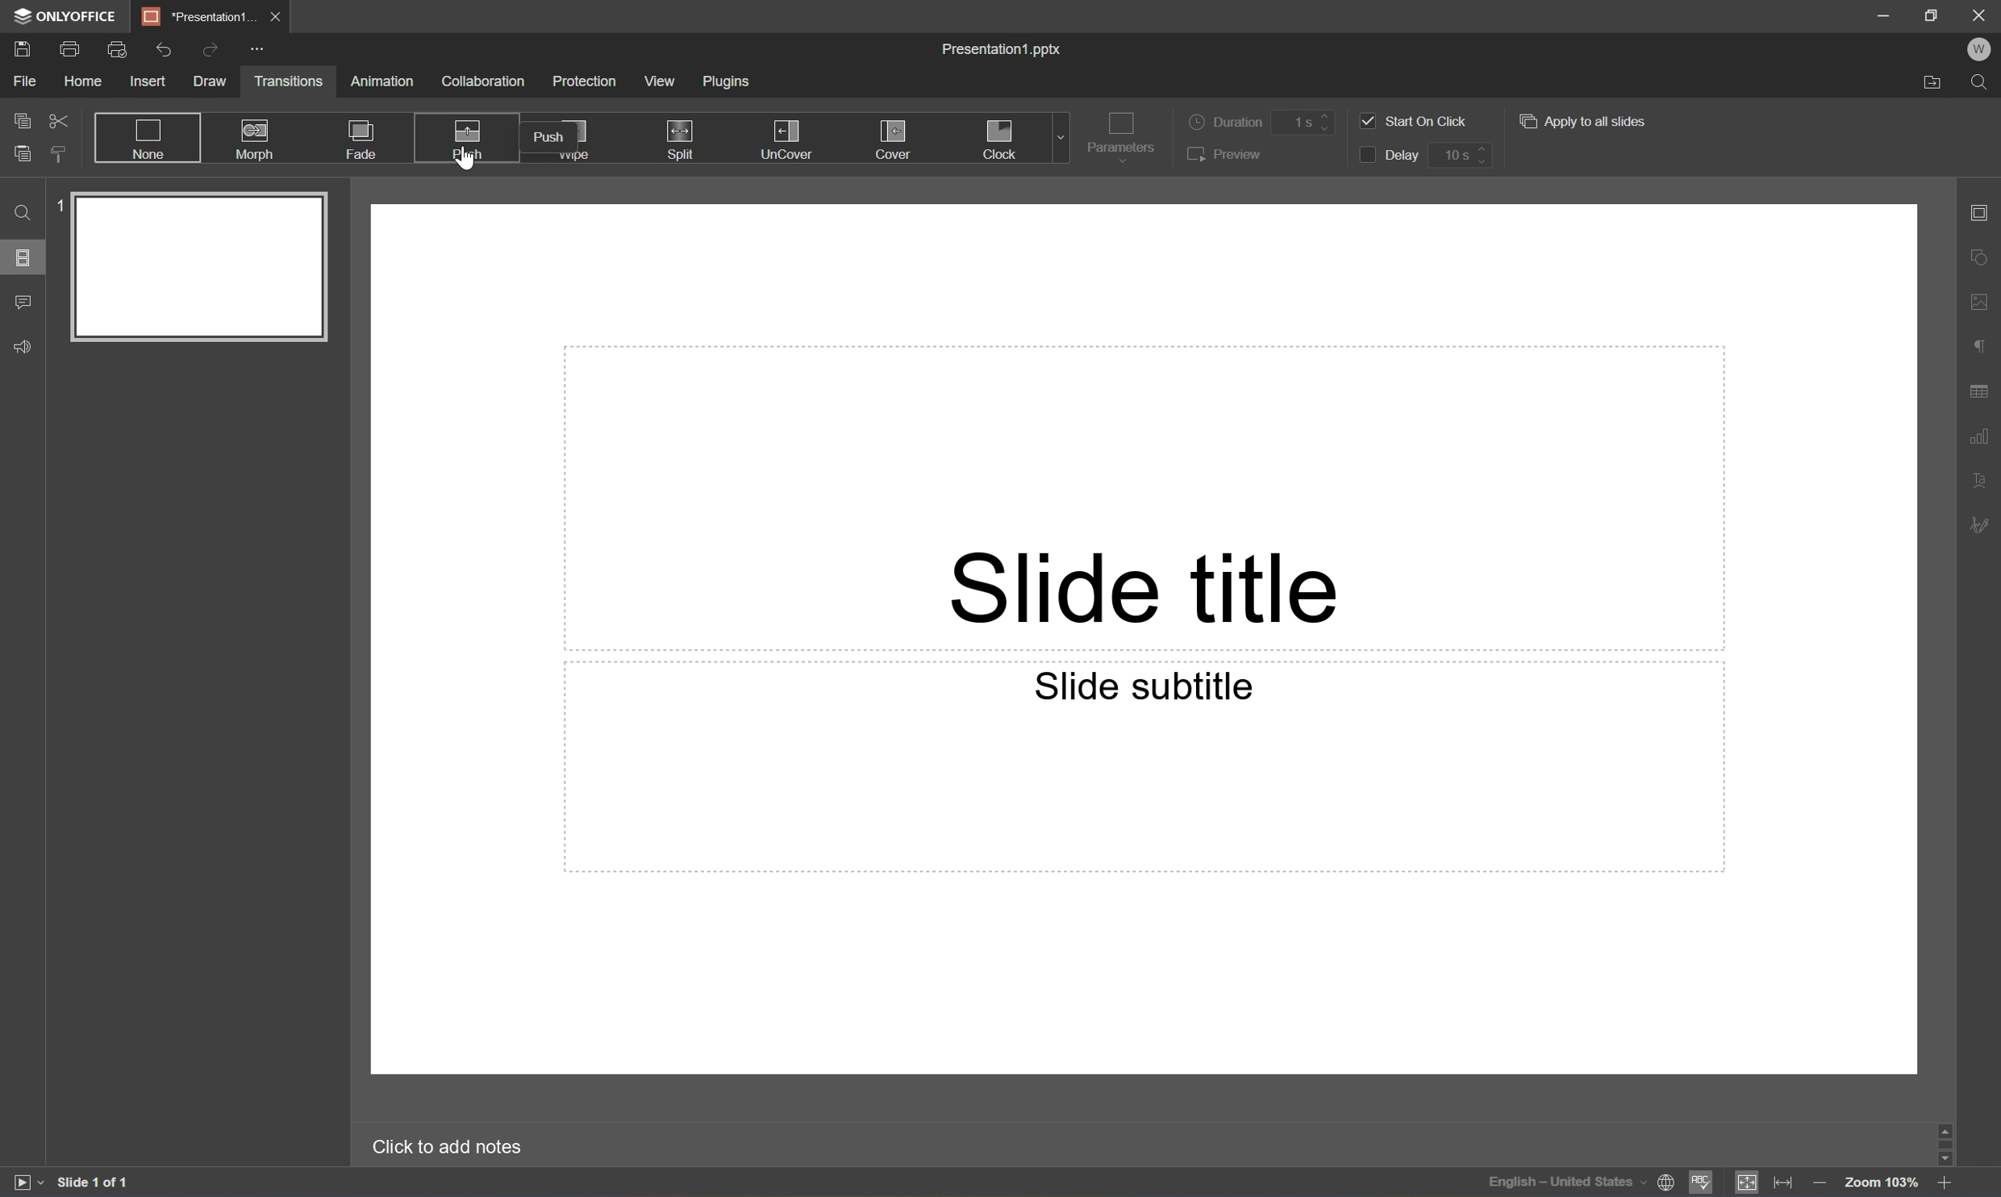  Describe the element at coordinates (164, 48) in the screenshot. I see `Undo` at that location.